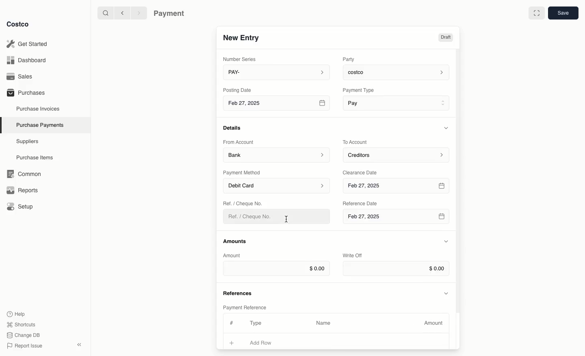 The height and width of the screenshot is (356, 585). What do you see at coordinates (537, 14) in the screenshot?
I see `Full width toggle` at bounding box center [537, 14].